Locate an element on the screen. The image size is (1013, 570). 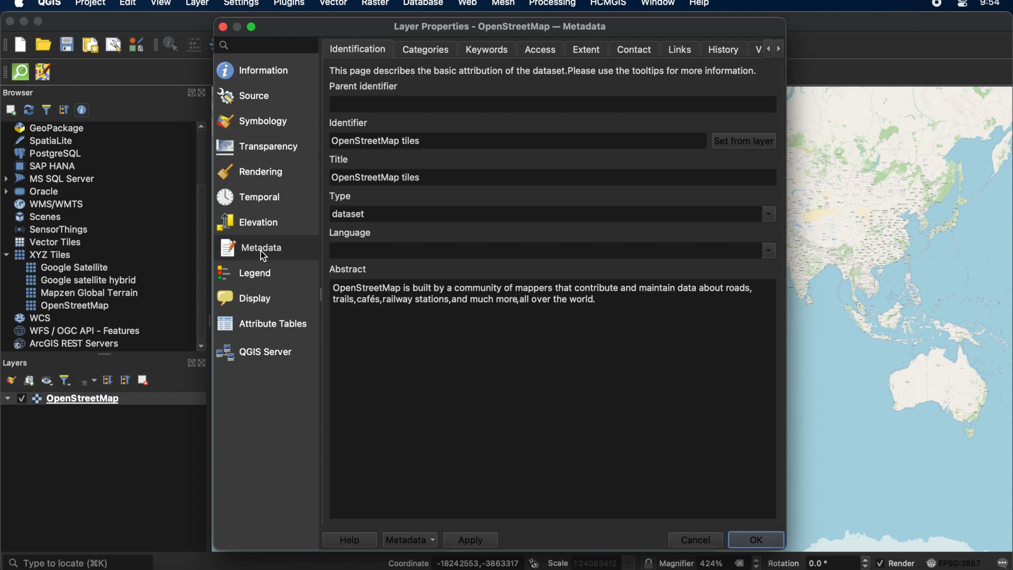
hidden toolbar is located at coordinates (6, 72).